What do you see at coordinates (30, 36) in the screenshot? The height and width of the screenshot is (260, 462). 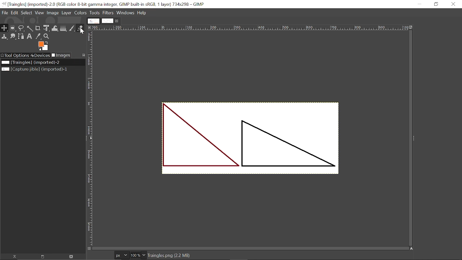 I see `Text tool` at bounding box center [30, 36].